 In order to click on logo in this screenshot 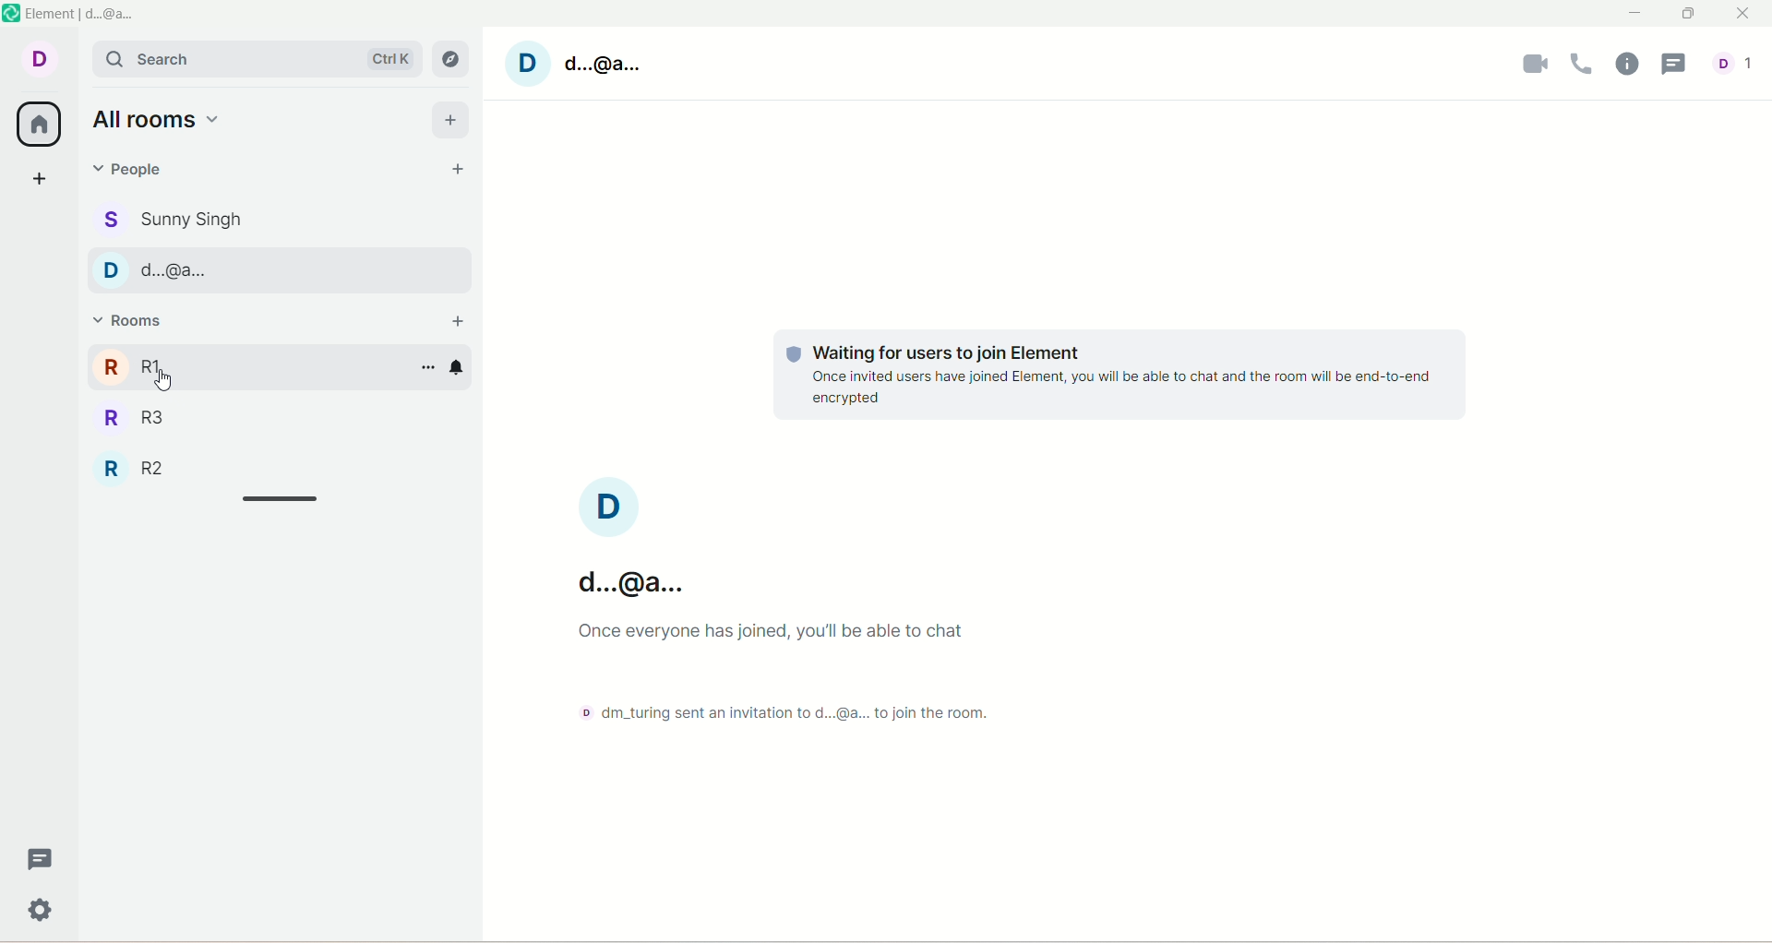, I will do `click(12, 14)`.